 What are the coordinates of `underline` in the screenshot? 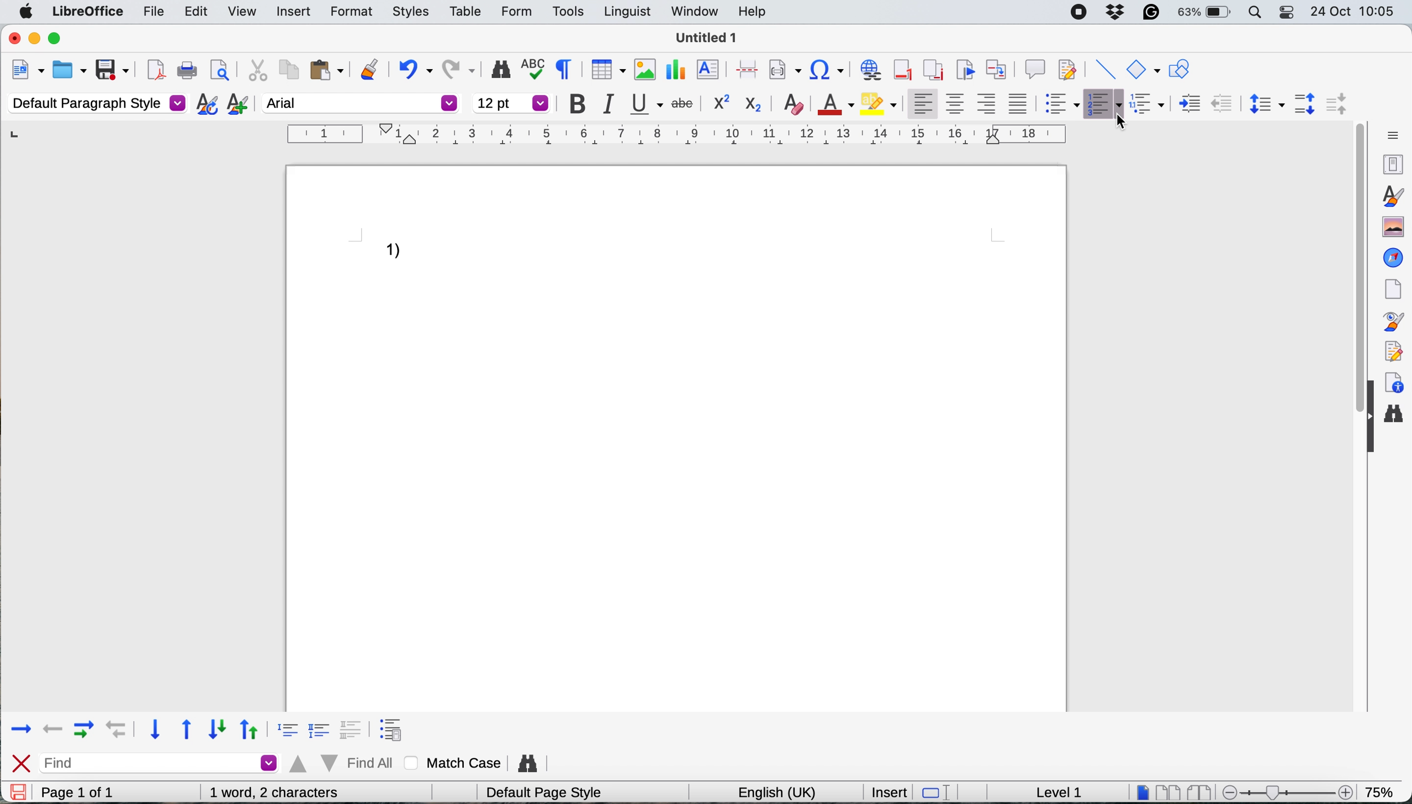 It's located at (647, 104).